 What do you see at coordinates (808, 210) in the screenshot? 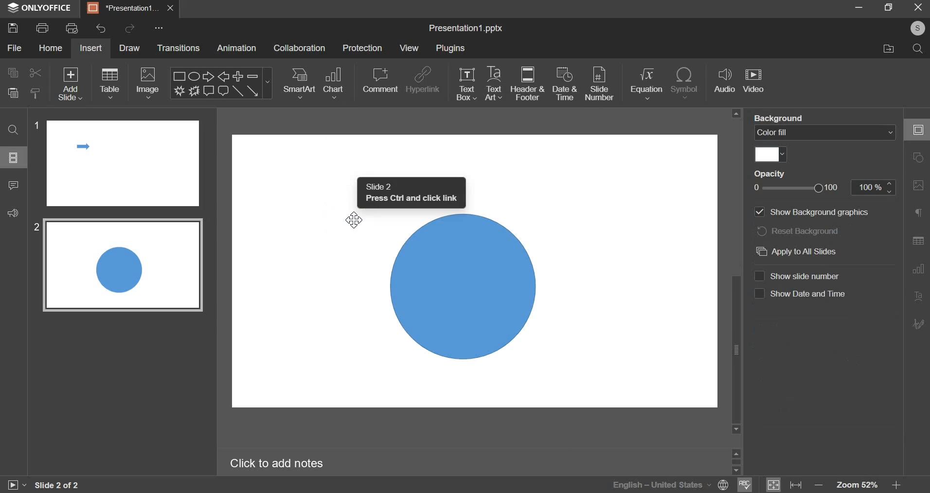
I see `Show background graphics` at bounding box center [808, 210].